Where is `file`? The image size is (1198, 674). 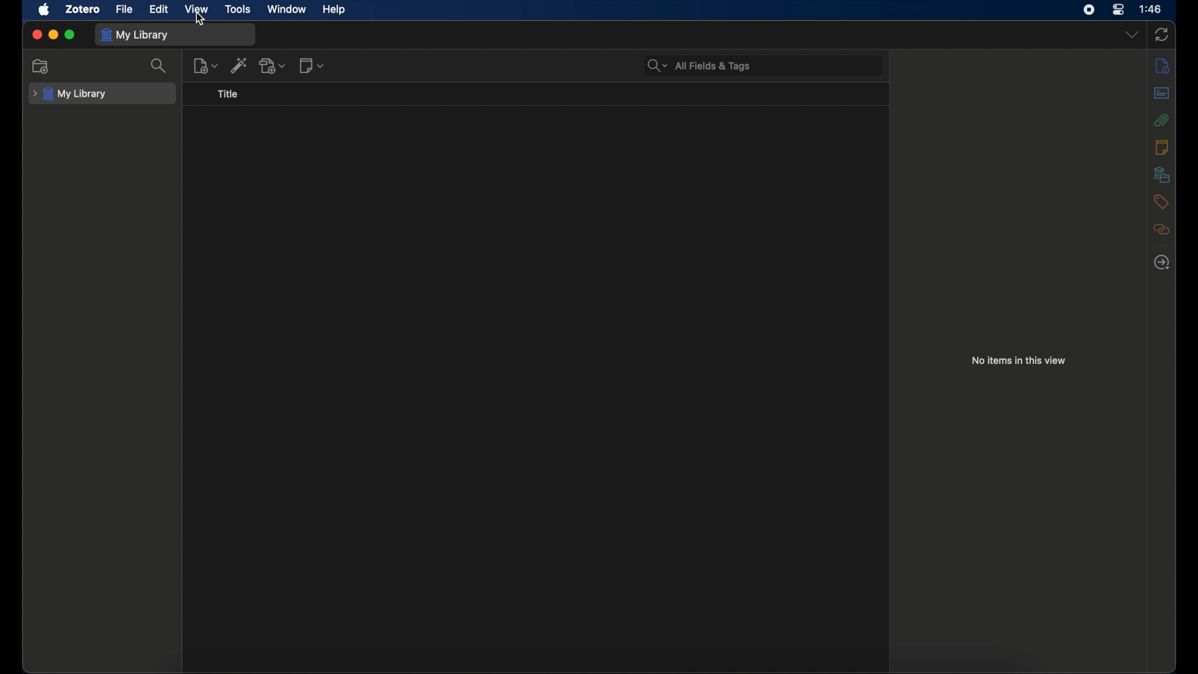
file is located at coordinates (124, 9).